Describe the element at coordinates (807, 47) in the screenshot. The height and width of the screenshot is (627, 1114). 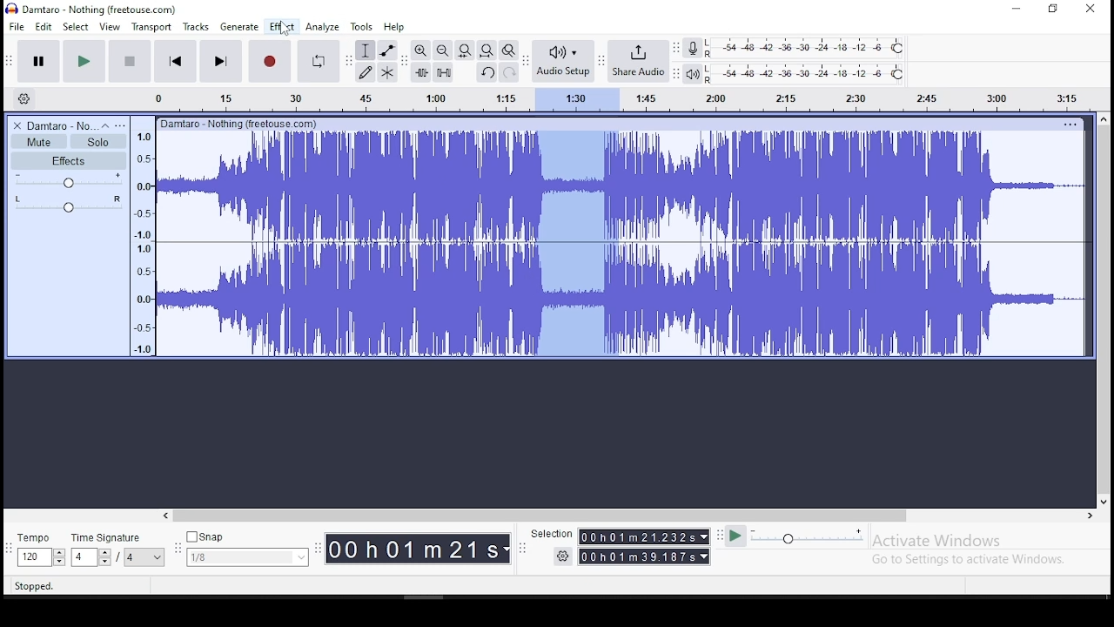
I see `recording level` at that location.